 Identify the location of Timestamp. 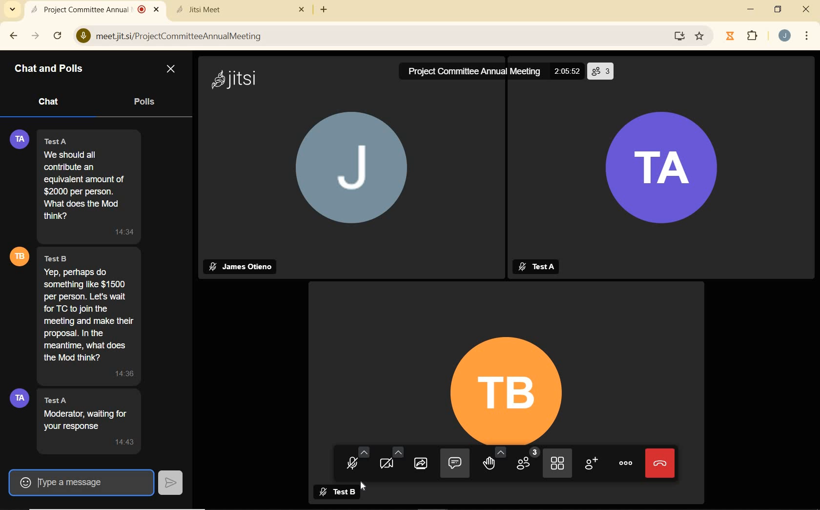
(127, 442).